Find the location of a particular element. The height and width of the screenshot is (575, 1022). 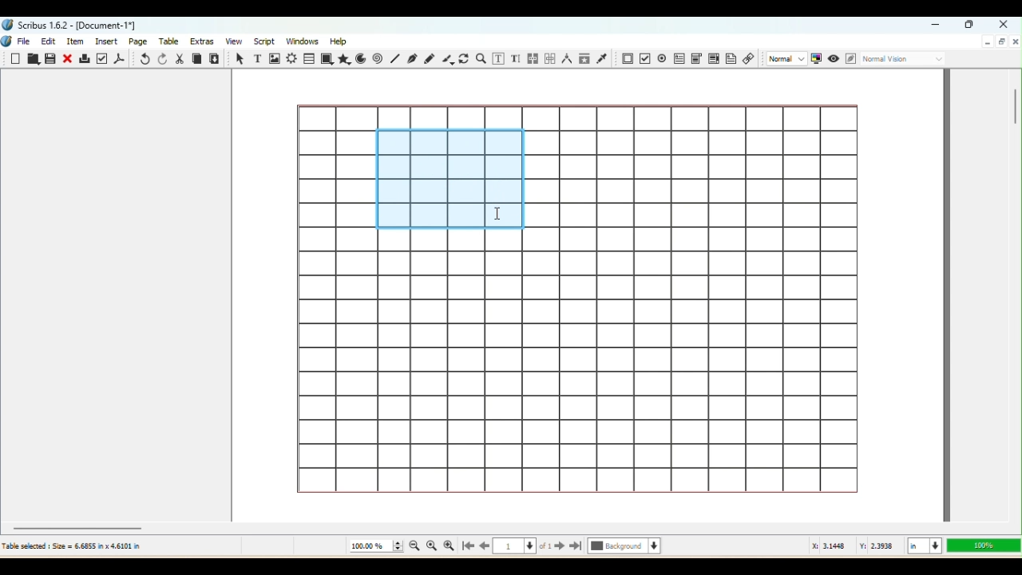

Preview mode is located at coordinates (833, 57).